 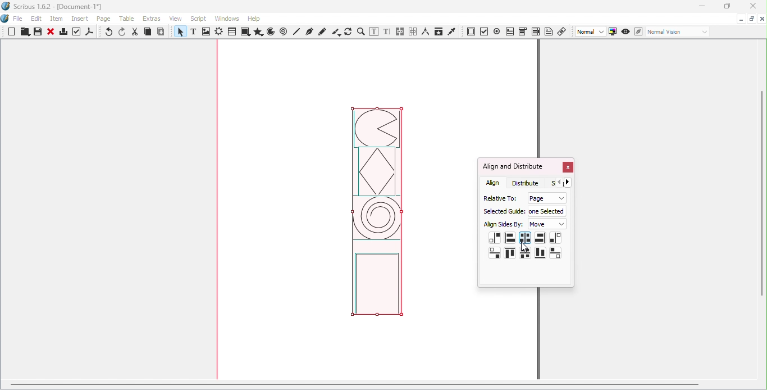 I want to click on PDF push button, so click(x=471, y=32).